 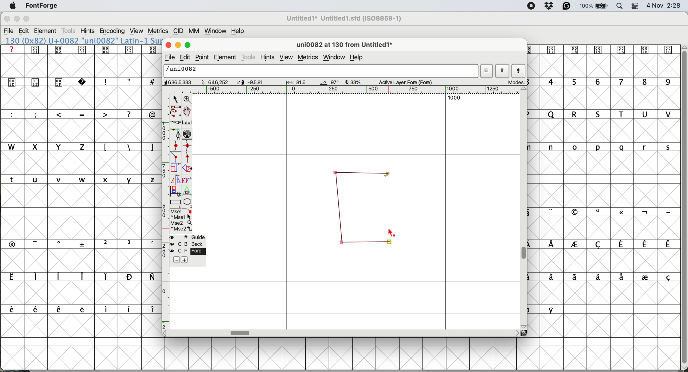 I want to click on system logo, so click(x=13, y=6).